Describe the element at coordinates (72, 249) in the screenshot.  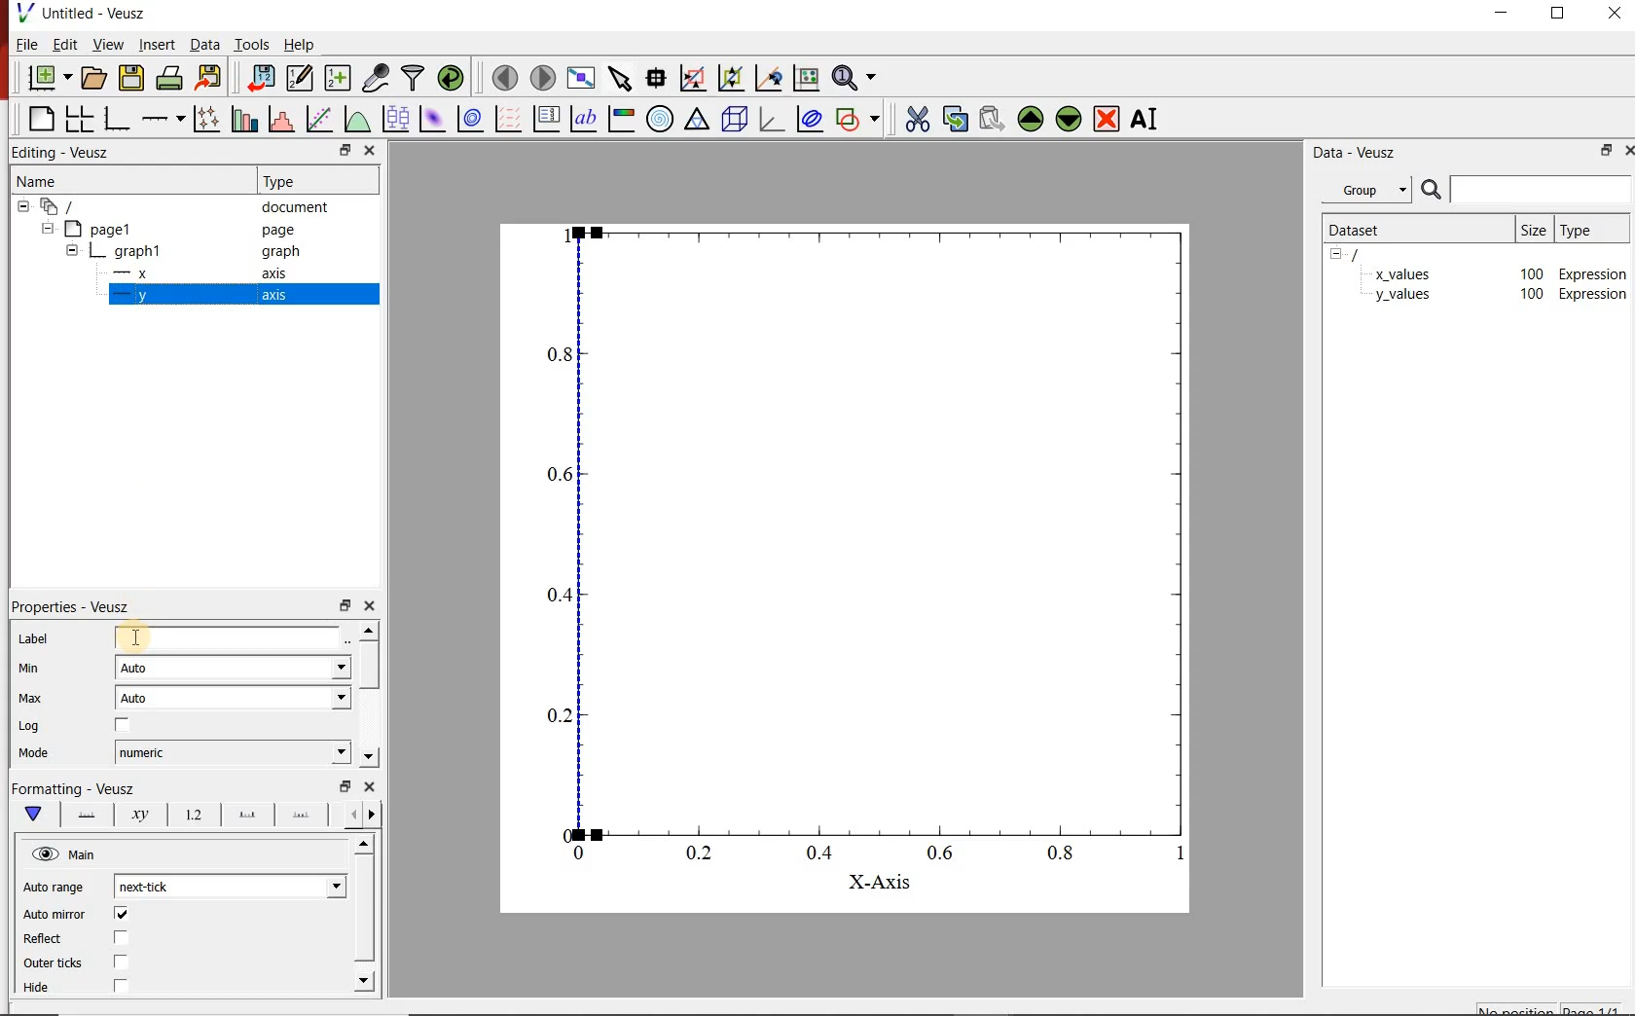
I see `hide` at that location.